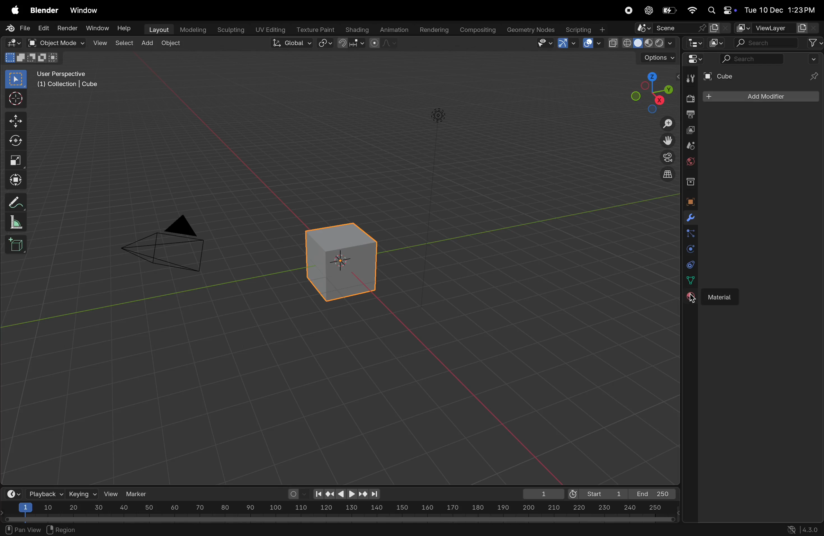  What do you see at coordinates (352, 43) in the screenshot?
I see `transform point` at bounding box center [352, 43].